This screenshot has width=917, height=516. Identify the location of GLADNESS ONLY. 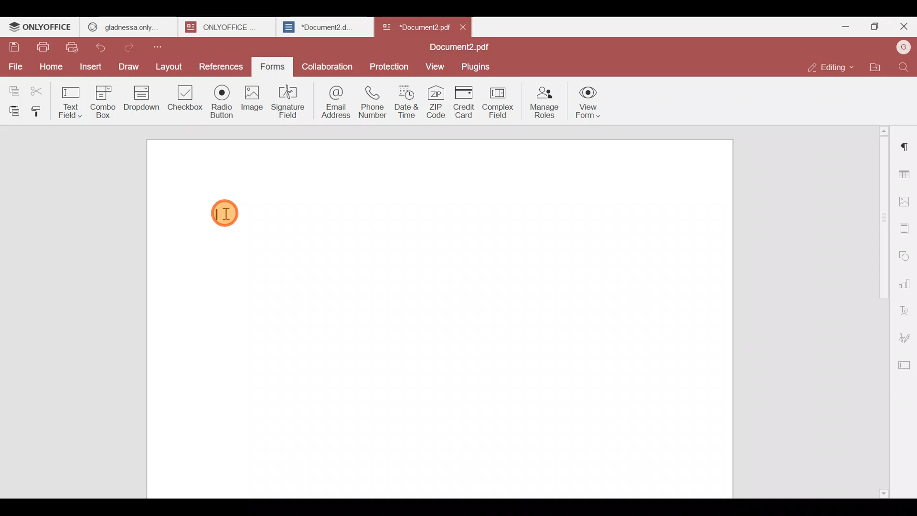
(126, 25).